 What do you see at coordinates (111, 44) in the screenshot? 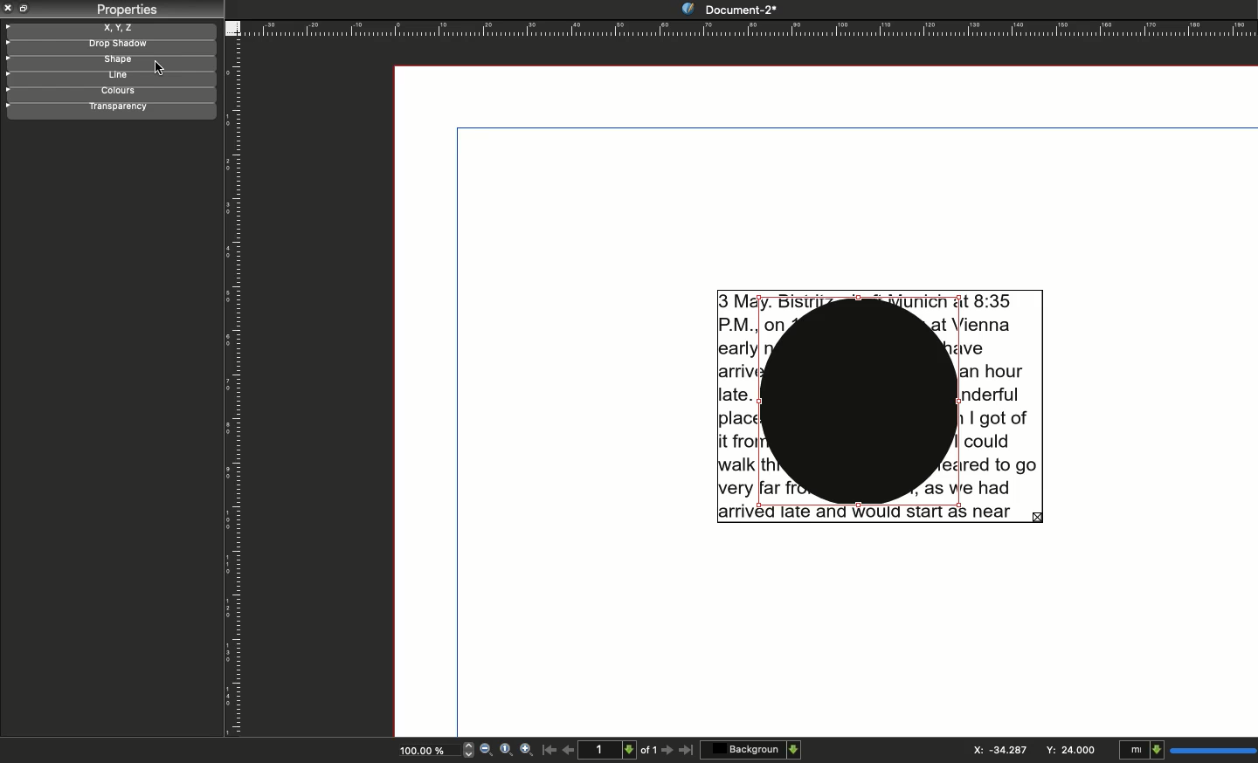
I see `Drop shadow` at bounding box center [111, 44].